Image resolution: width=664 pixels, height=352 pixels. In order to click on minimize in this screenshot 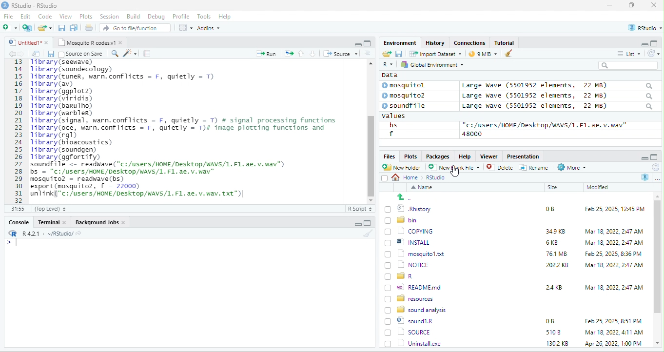, I will do `click(609, 6)`.